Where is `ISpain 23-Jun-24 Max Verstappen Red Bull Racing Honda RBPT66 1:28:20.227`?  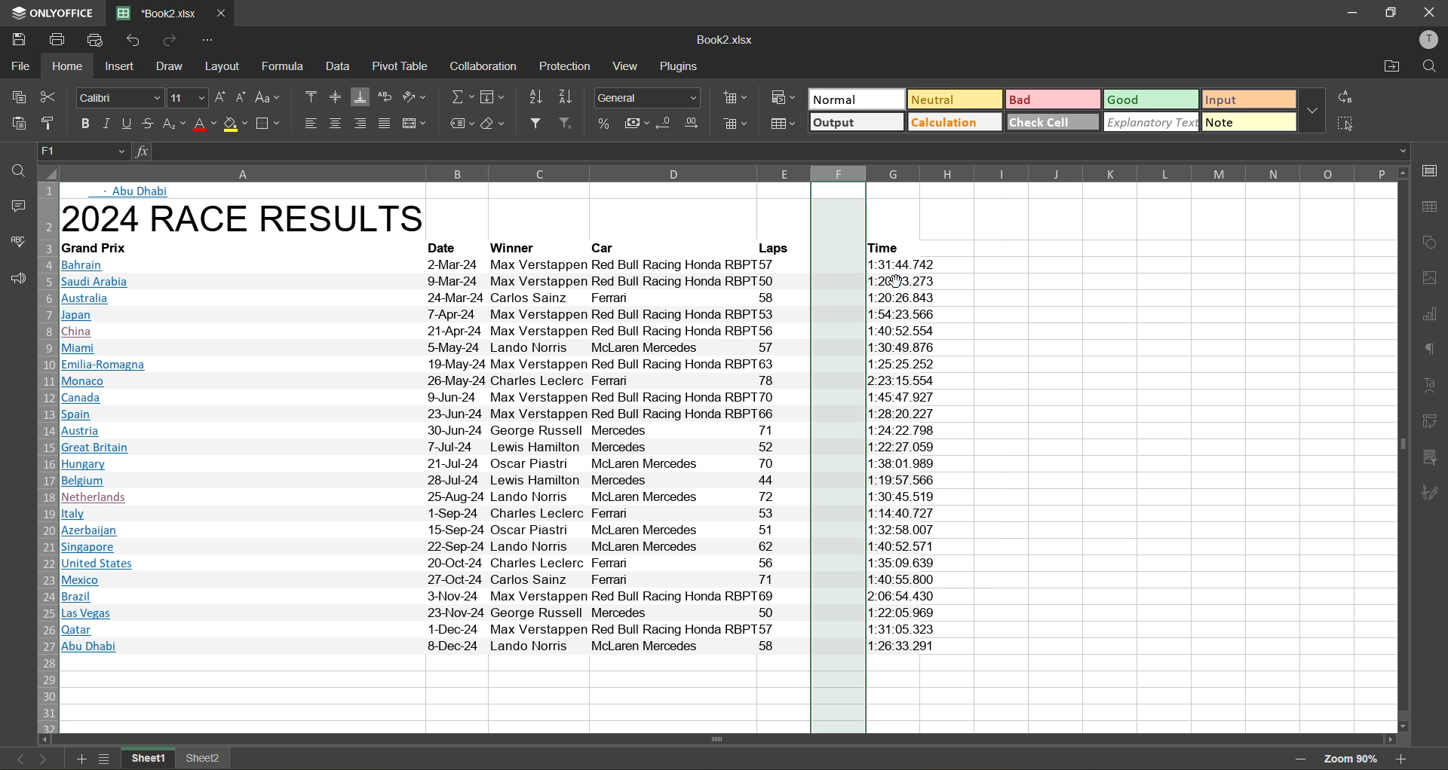 ISpain 23-Jun-24 Max Verstappen Red Bull Racing Honda RBPT66 1:28:20.227 is located at coordinates (429, 414).